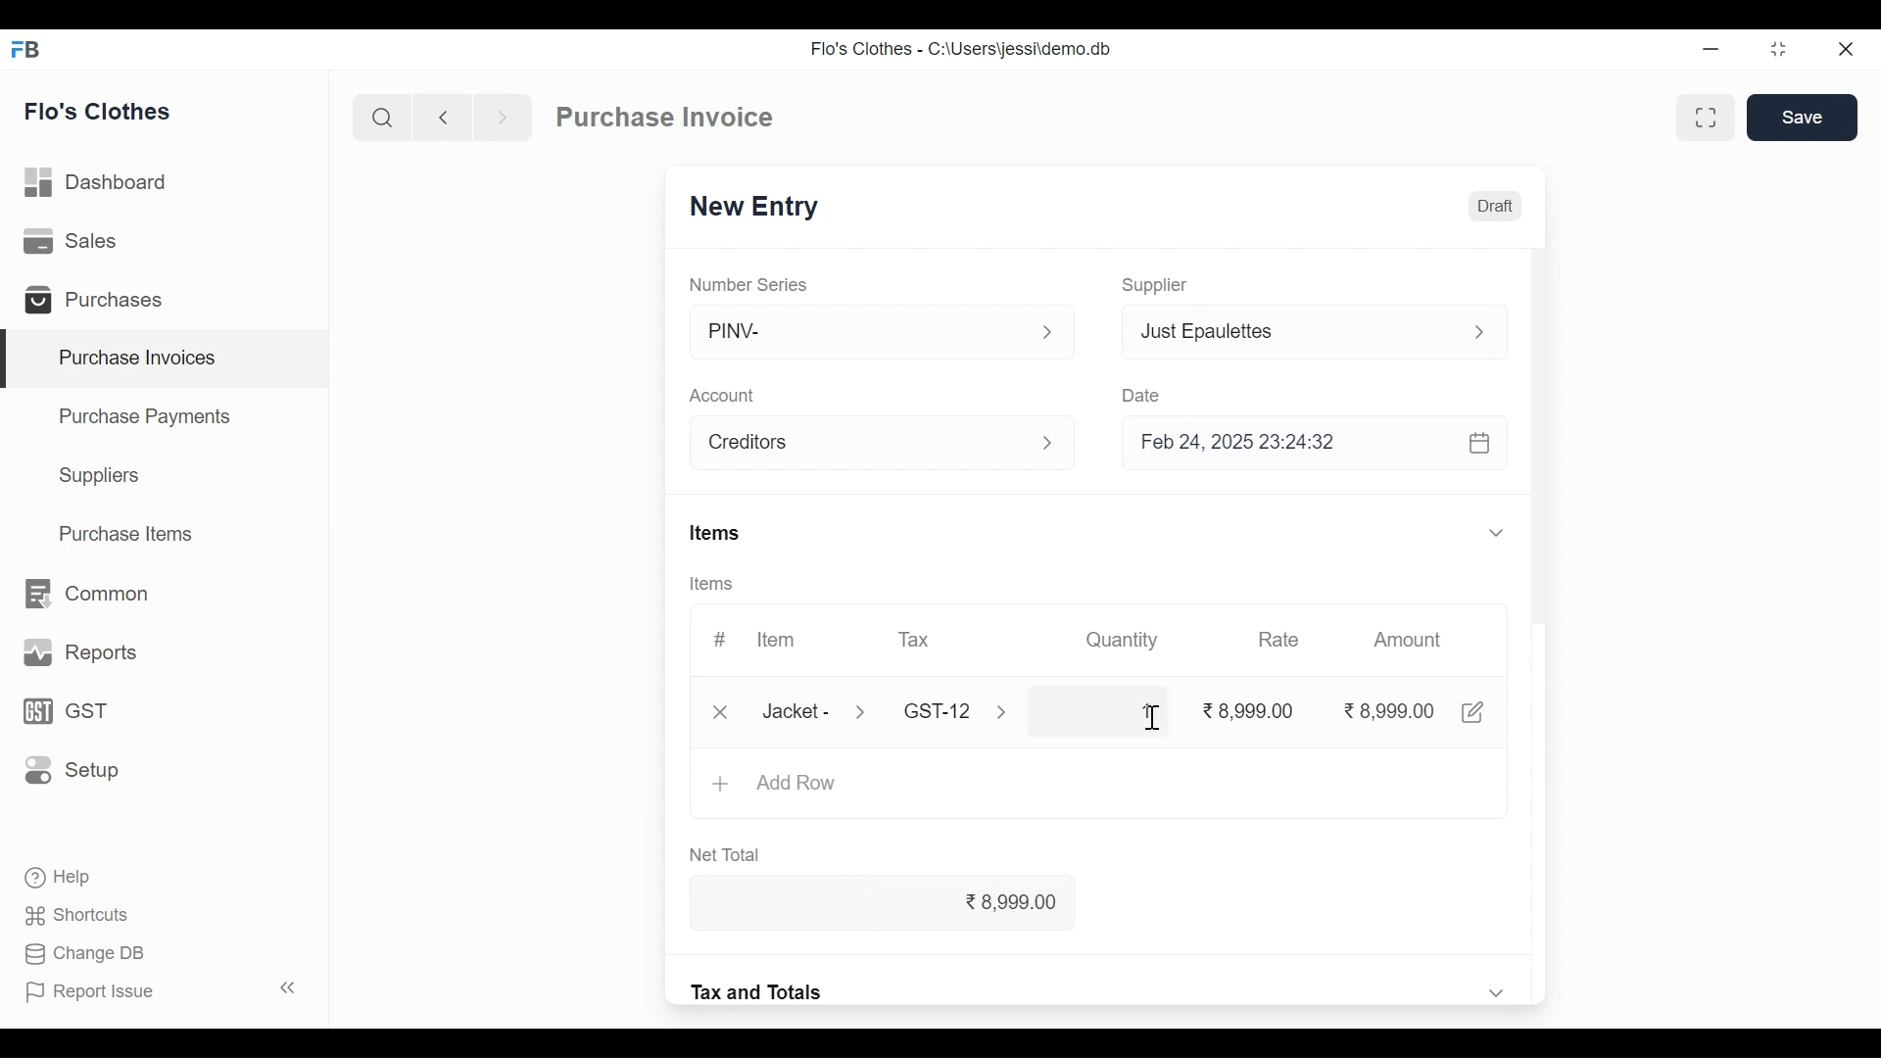 The image size is (1881, 1058). I want to click on #, so click(721, 638).